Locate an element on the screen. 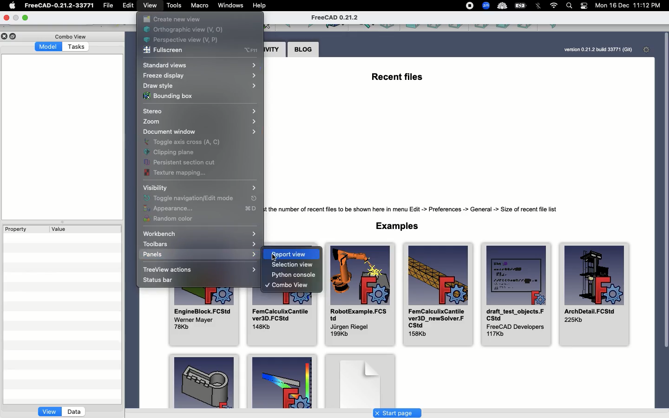  FemCalculixCantilever3D_newSolver.Fcstd 158Kb is located at coordinates (439, 295).